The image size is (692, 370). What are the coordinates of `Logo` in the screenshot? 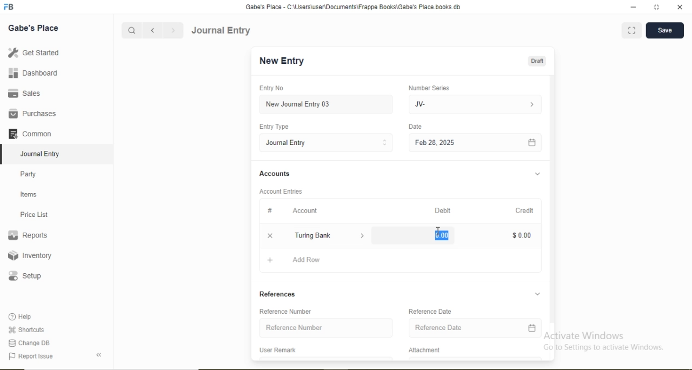 It's located at (9, 7).